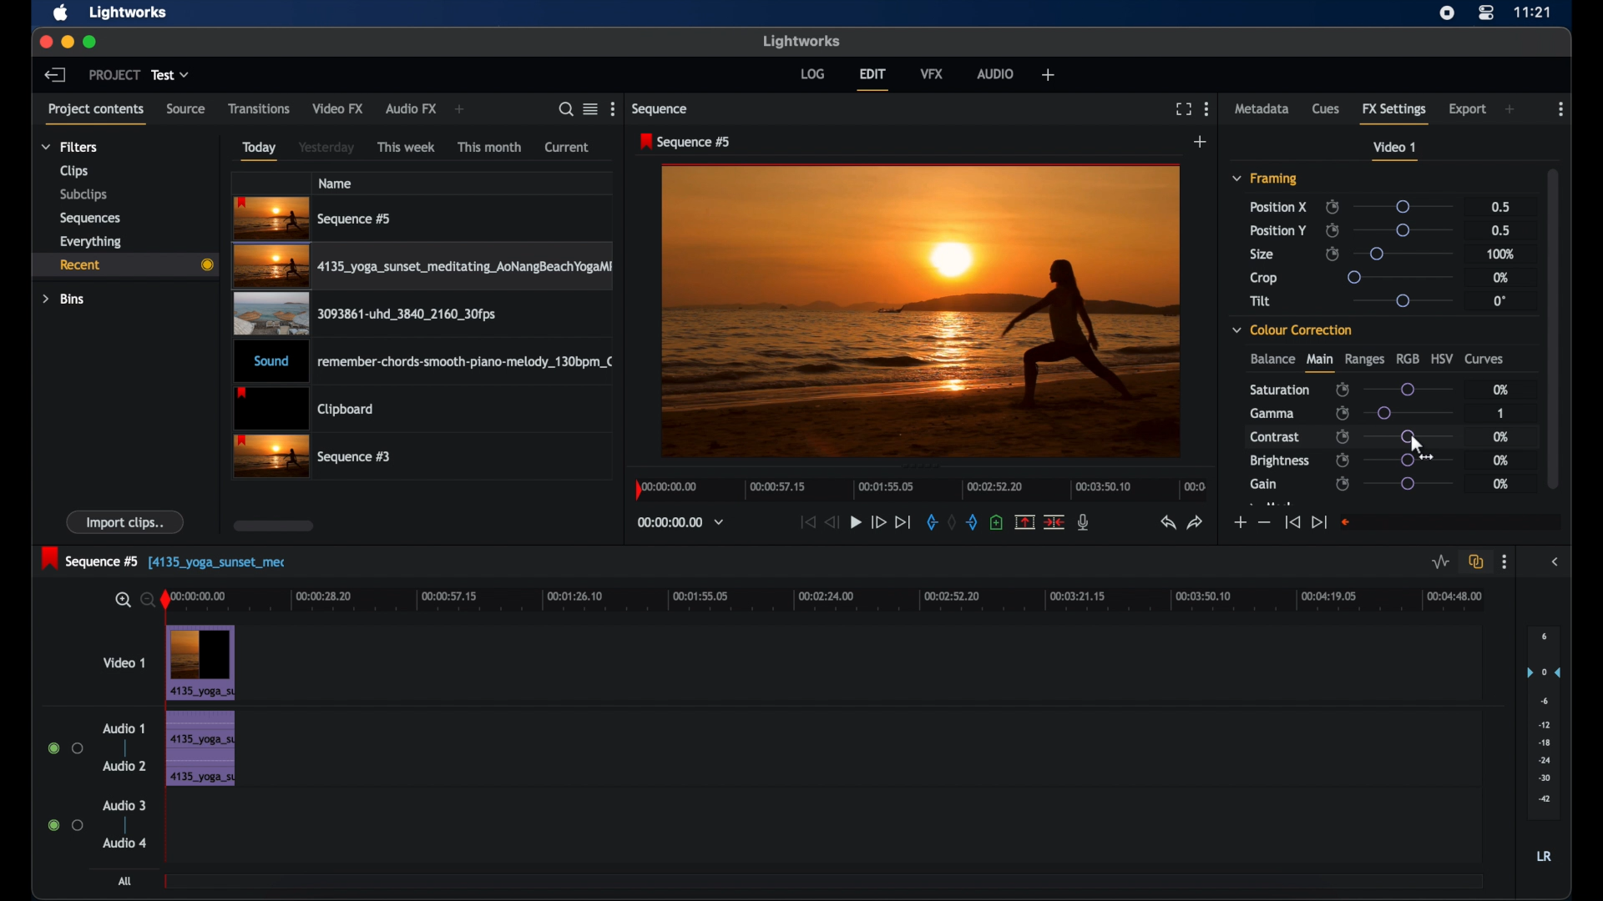  What do you see at coordinates (561, 109) in the screenshot?
I see `search` at bounding box center [561, 109].